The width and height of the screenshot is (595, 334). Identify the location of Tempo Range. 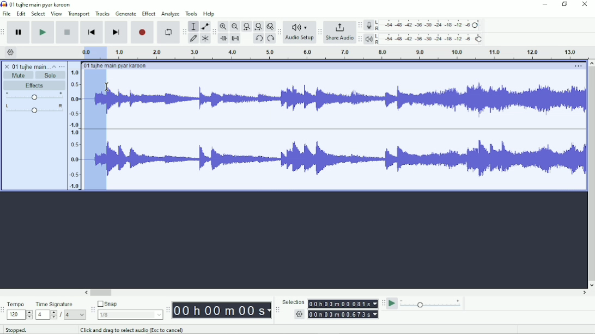
(20, 314).